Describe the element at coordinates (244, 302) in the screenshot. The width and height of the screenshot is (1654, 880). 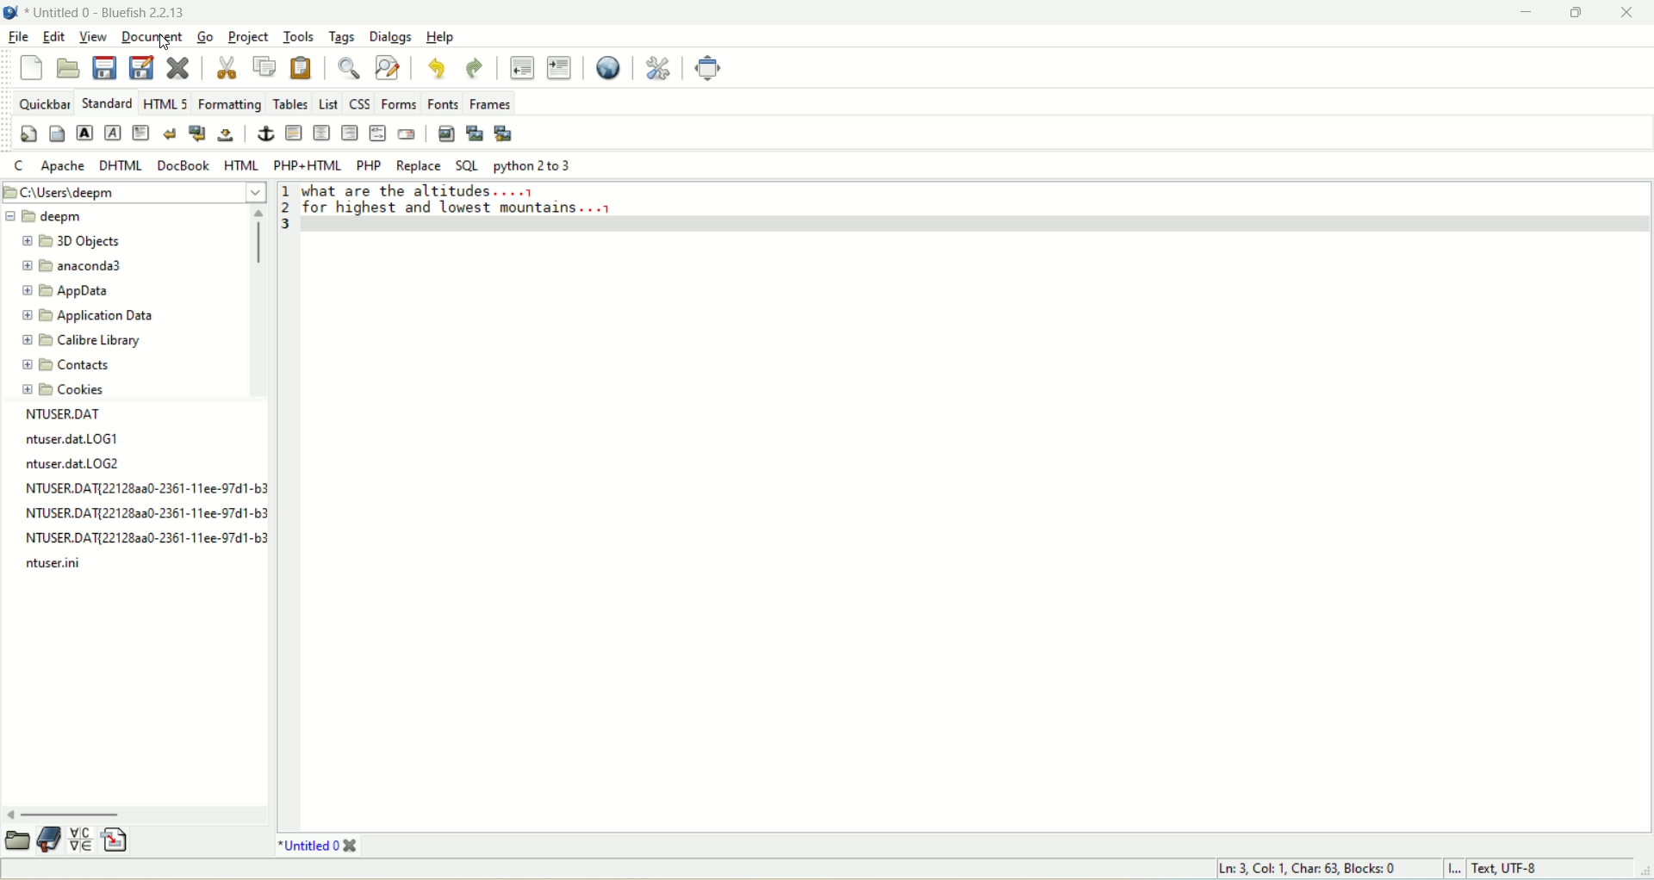
I see `vertical scroll bar` at that location.